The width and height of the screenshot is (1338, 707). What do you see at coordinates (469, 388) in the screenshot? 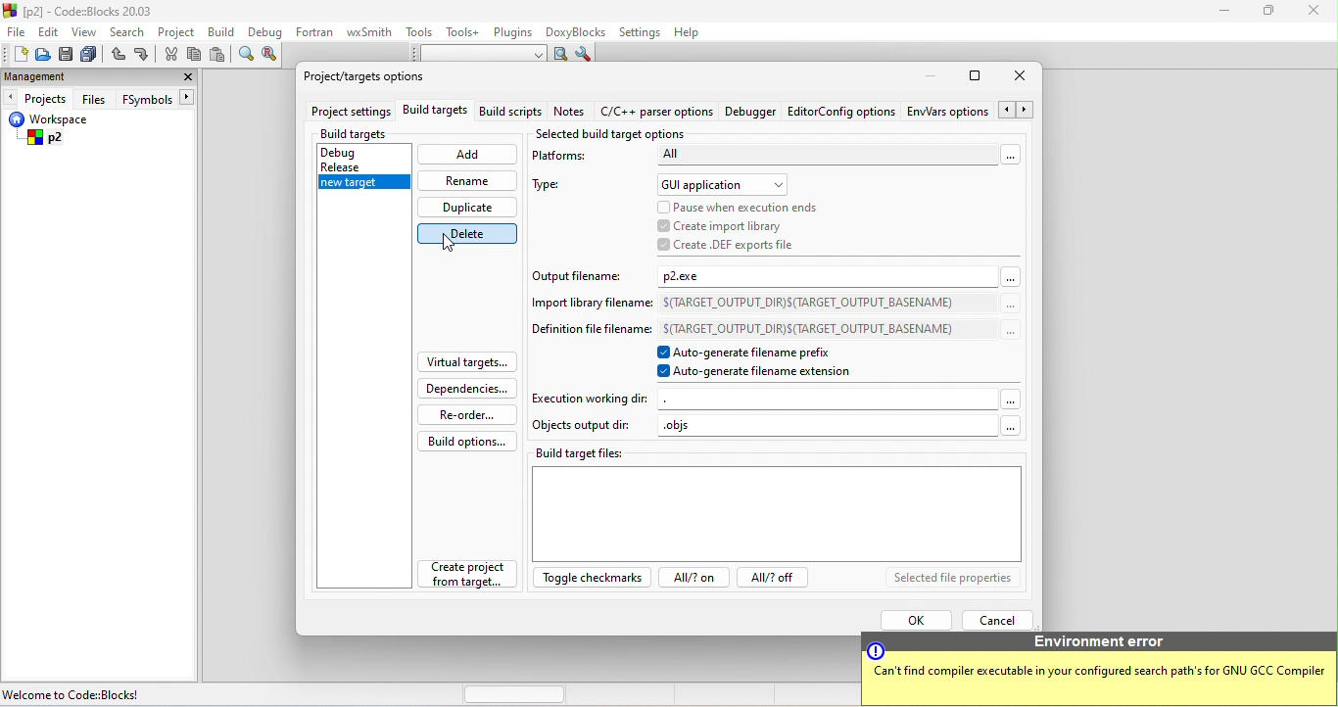
I see `dependencies` at bounding box center [469, 388].